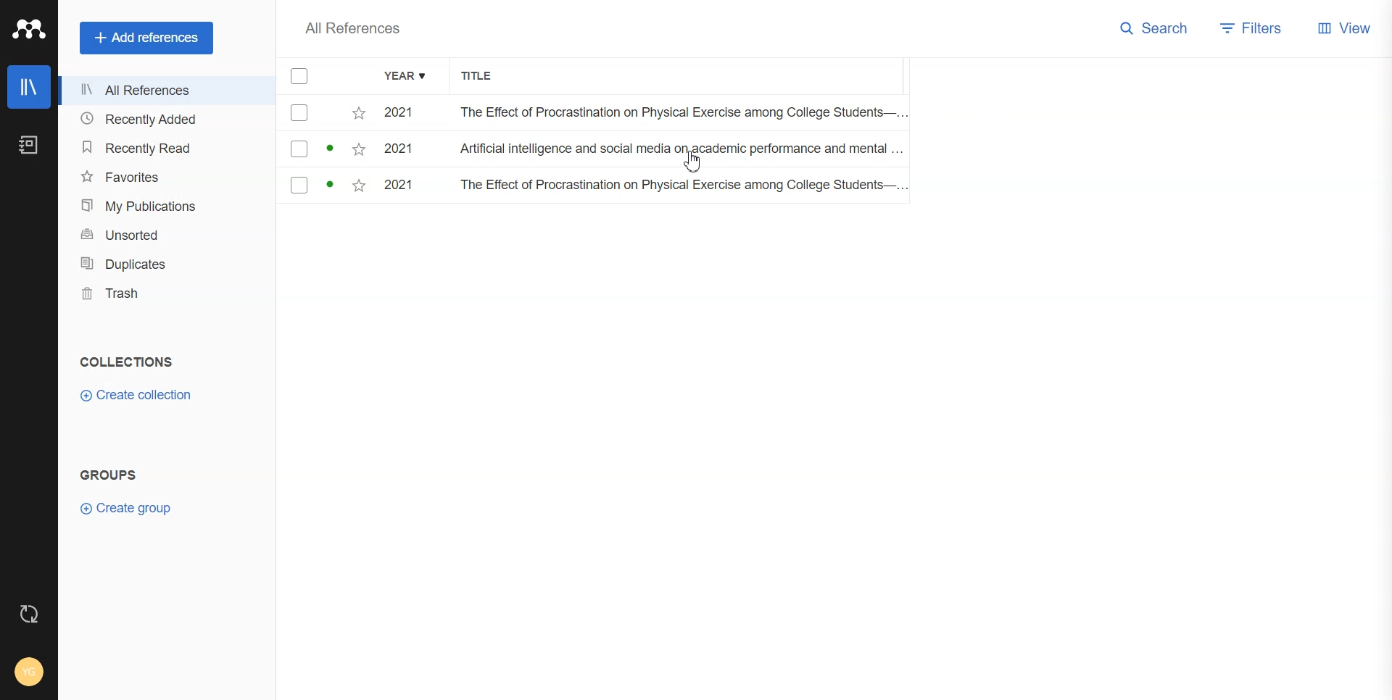  Describe the element at coordinates (29, 30) in the screenshot. I see `Logo` at that location.